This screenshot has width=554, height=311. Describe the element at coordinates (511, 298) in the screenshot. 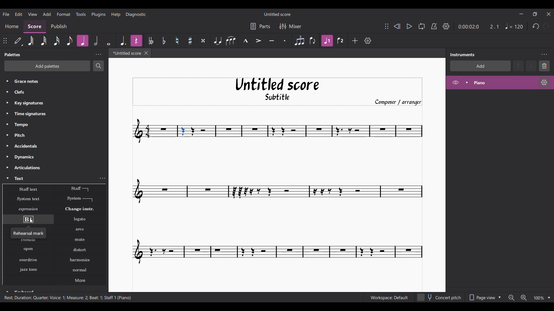

I see `Zoom out` at that location.